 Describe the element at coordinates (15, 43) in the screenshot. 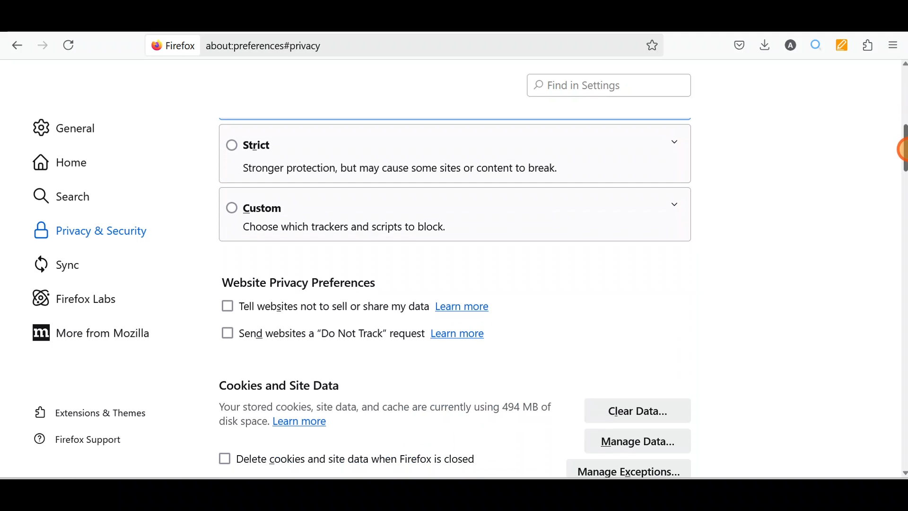

I see `Go back one page` at that location.